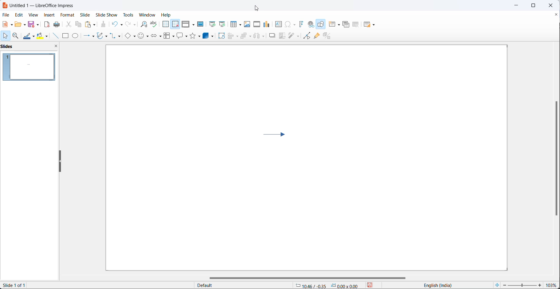 The image size is (560, 289). What do you see at coordinates (370, 24) in the screenshot?
I see `slide layout` at bounding box center [370, 24].